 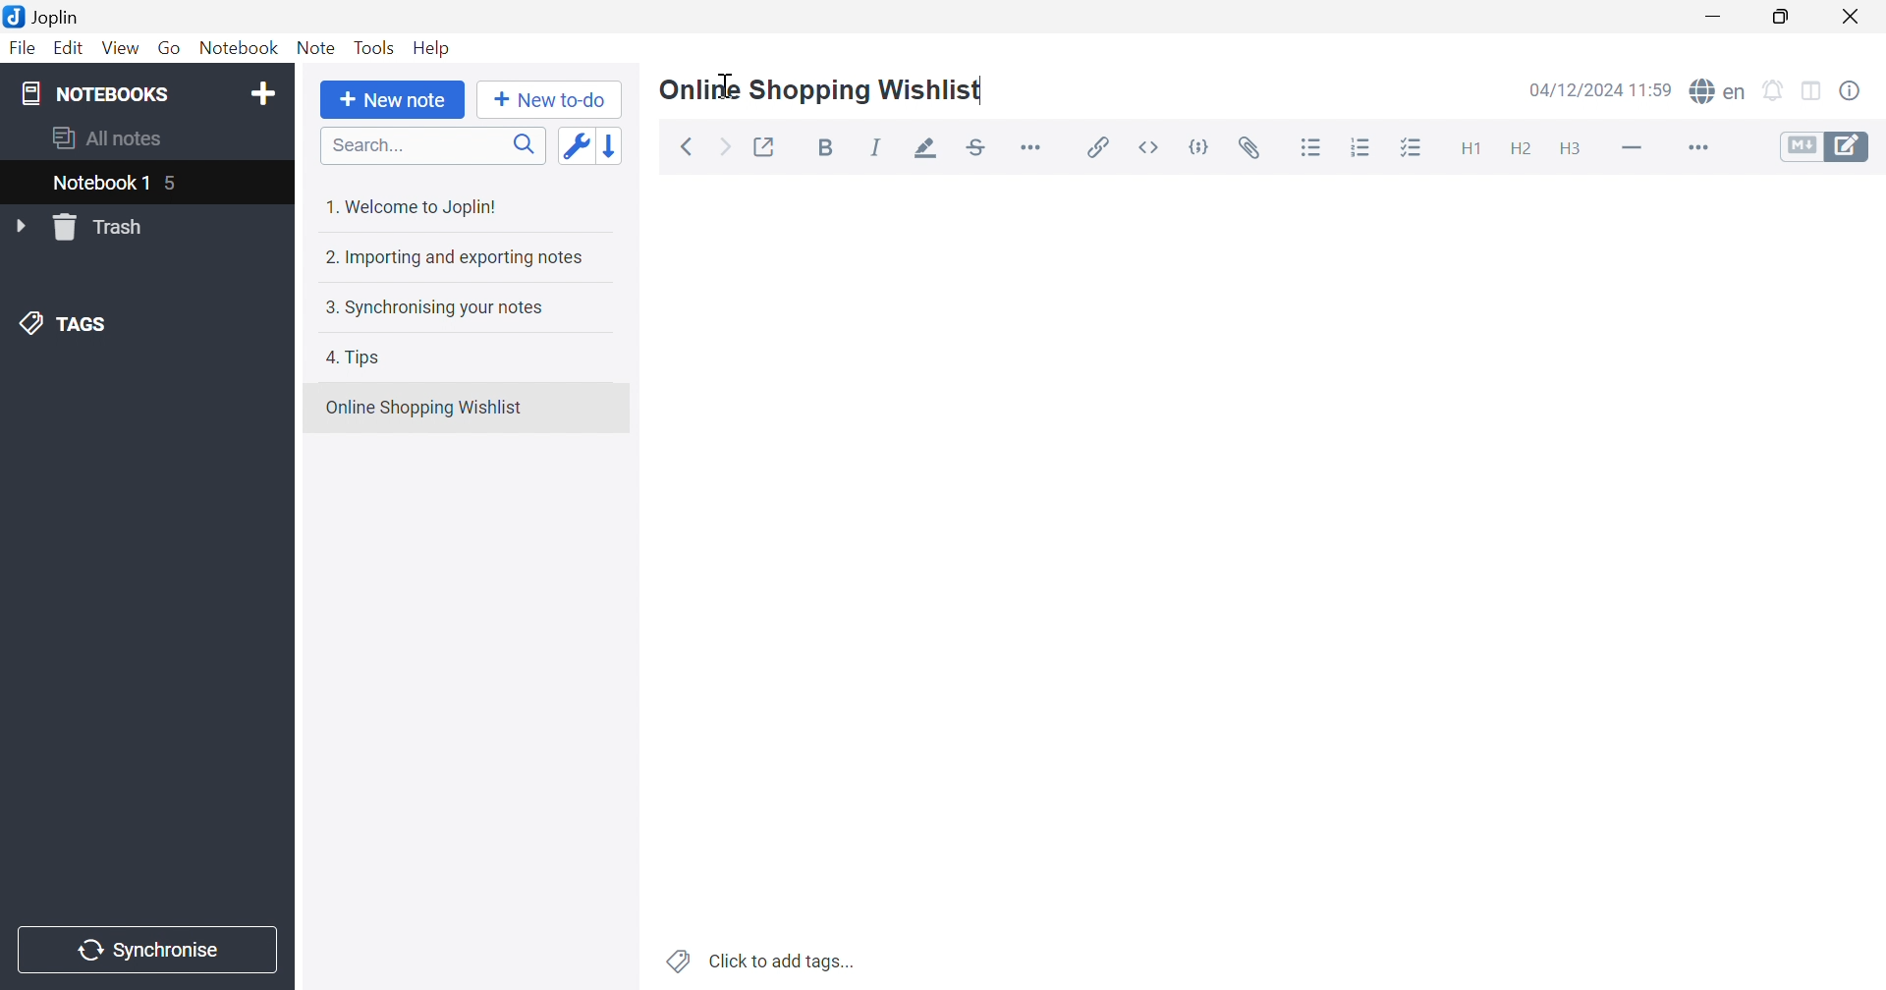 What do you see at coordinates (826, 147) in the screenshot?
I see `Bold` at bounding box center [826, 147].